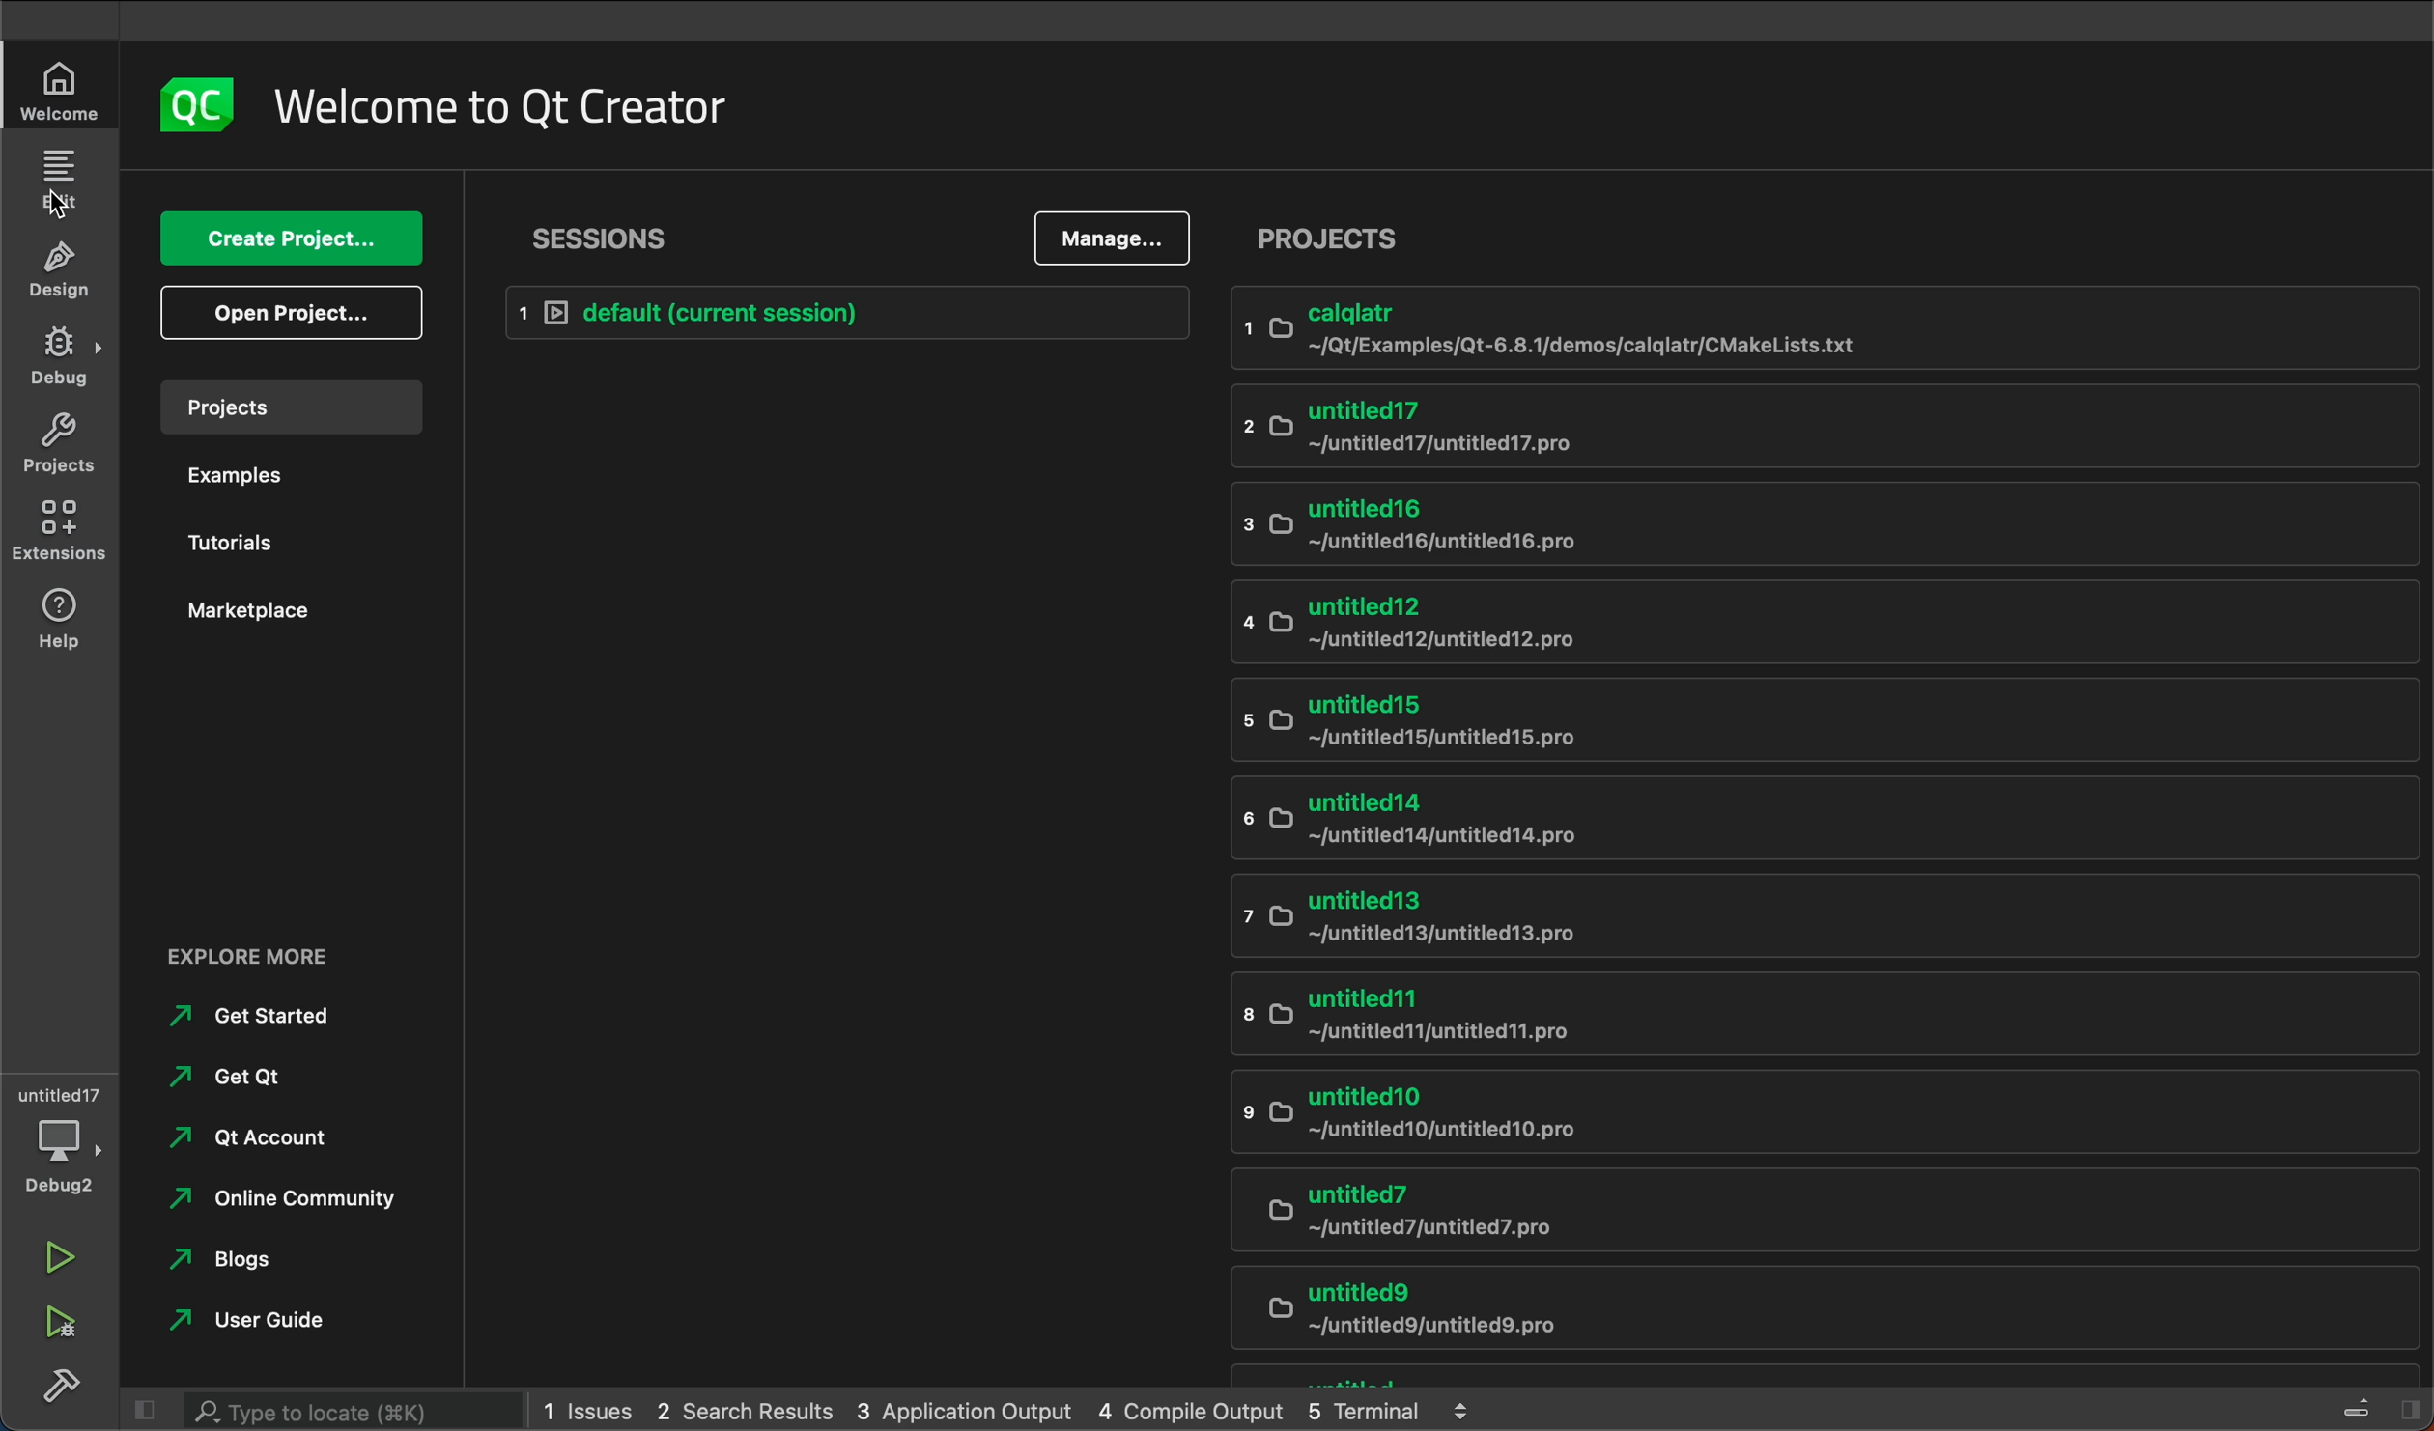 The width and height of the screenshot is (2434, 1431). I want to click on open, so click(296, 308).